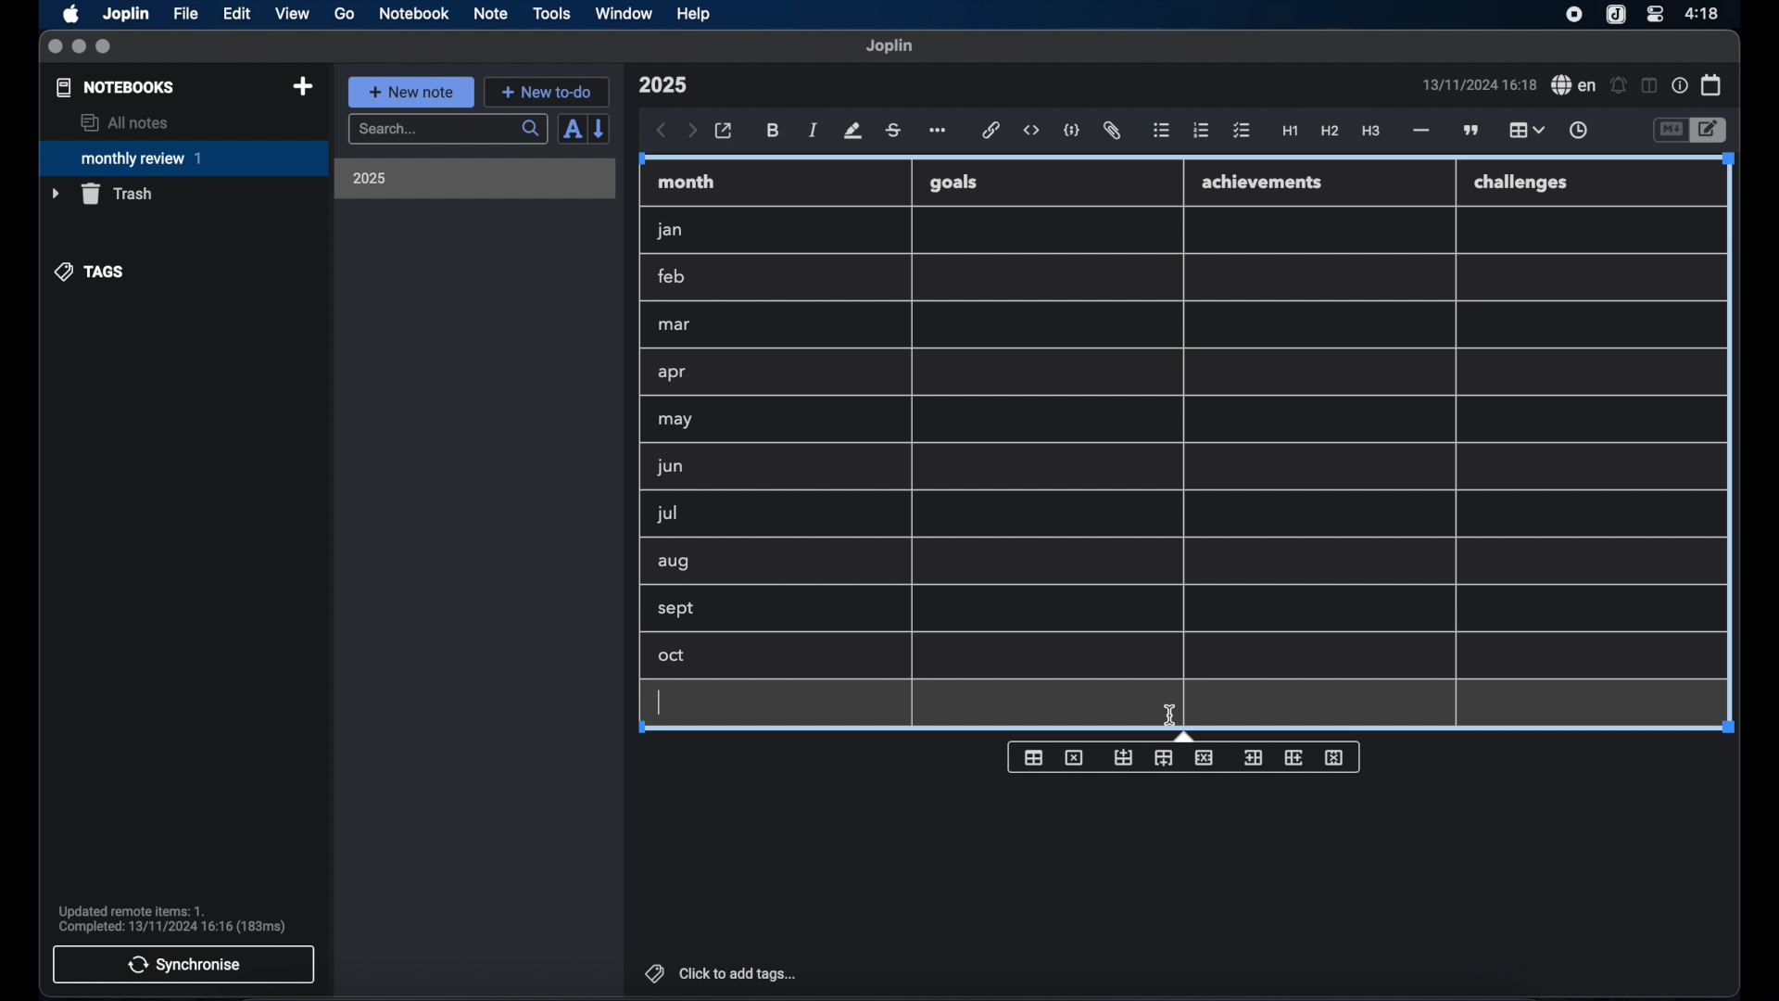  What do you see at coordinates (1650, 85) in the screenshot?
I see `toggle editor layout` at bounding box center [1650, 85].